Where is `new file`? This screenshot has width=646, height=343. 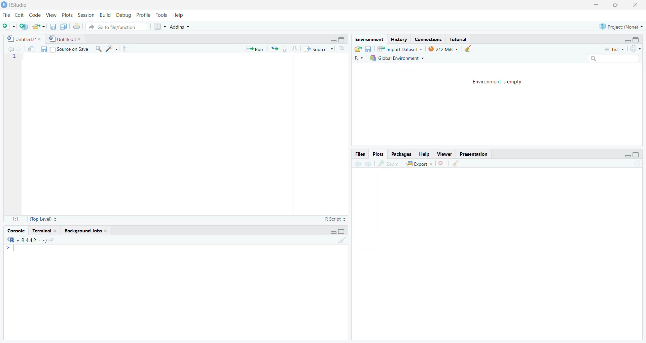 new file is located at coordinates (8, 26).